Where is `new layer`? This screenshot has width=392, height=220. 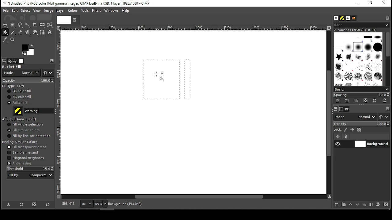 new layer is located at coordinates (335, 204).